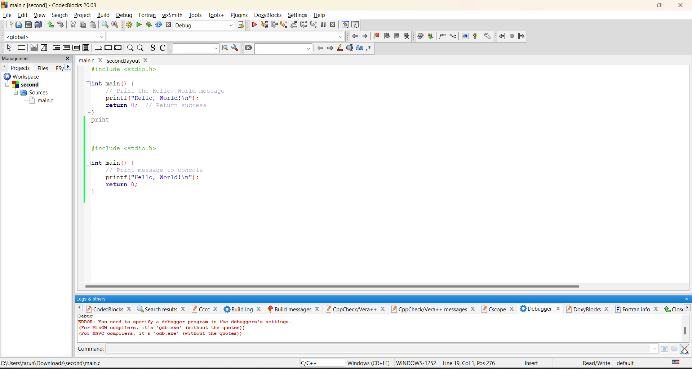 The height and width of the screenshot is (369, 692). I want to click on toggle bookmark, so click(376, 36).